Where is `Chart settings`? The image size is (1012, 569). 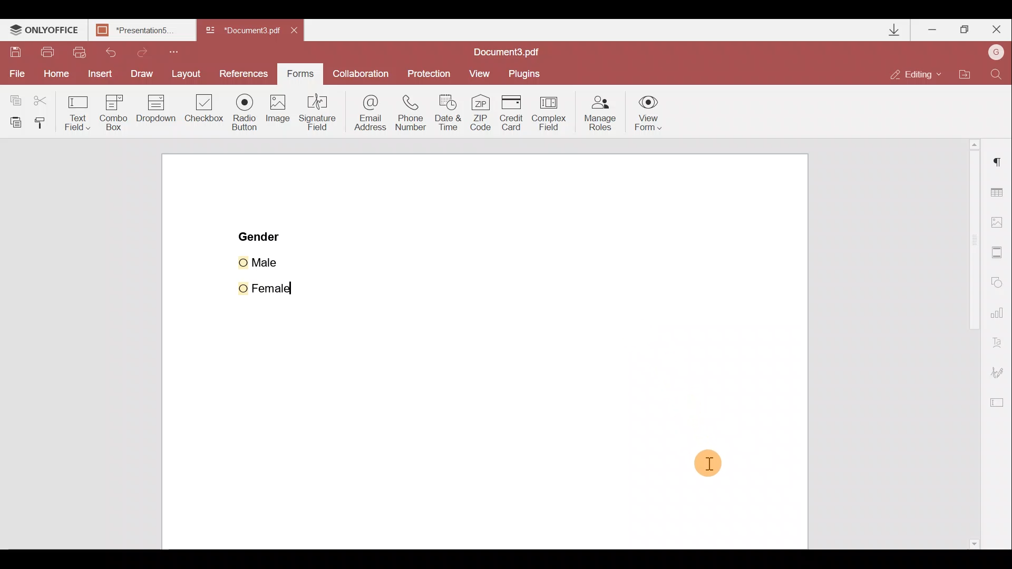
Chart settings is located at coordinates (999, 317).